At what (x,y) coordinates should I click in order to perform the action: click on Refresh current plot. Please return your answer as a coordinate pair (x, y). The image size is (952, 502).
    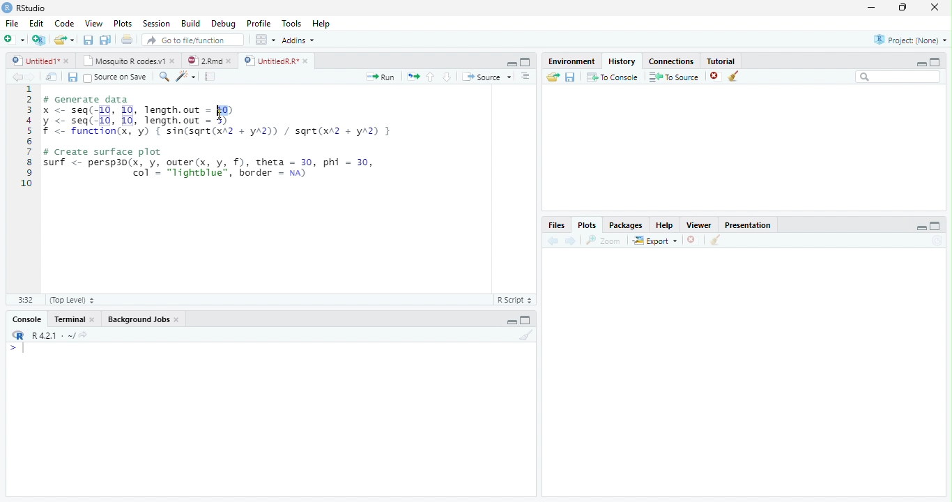
    Looking at the image, I should click on (939, 241).